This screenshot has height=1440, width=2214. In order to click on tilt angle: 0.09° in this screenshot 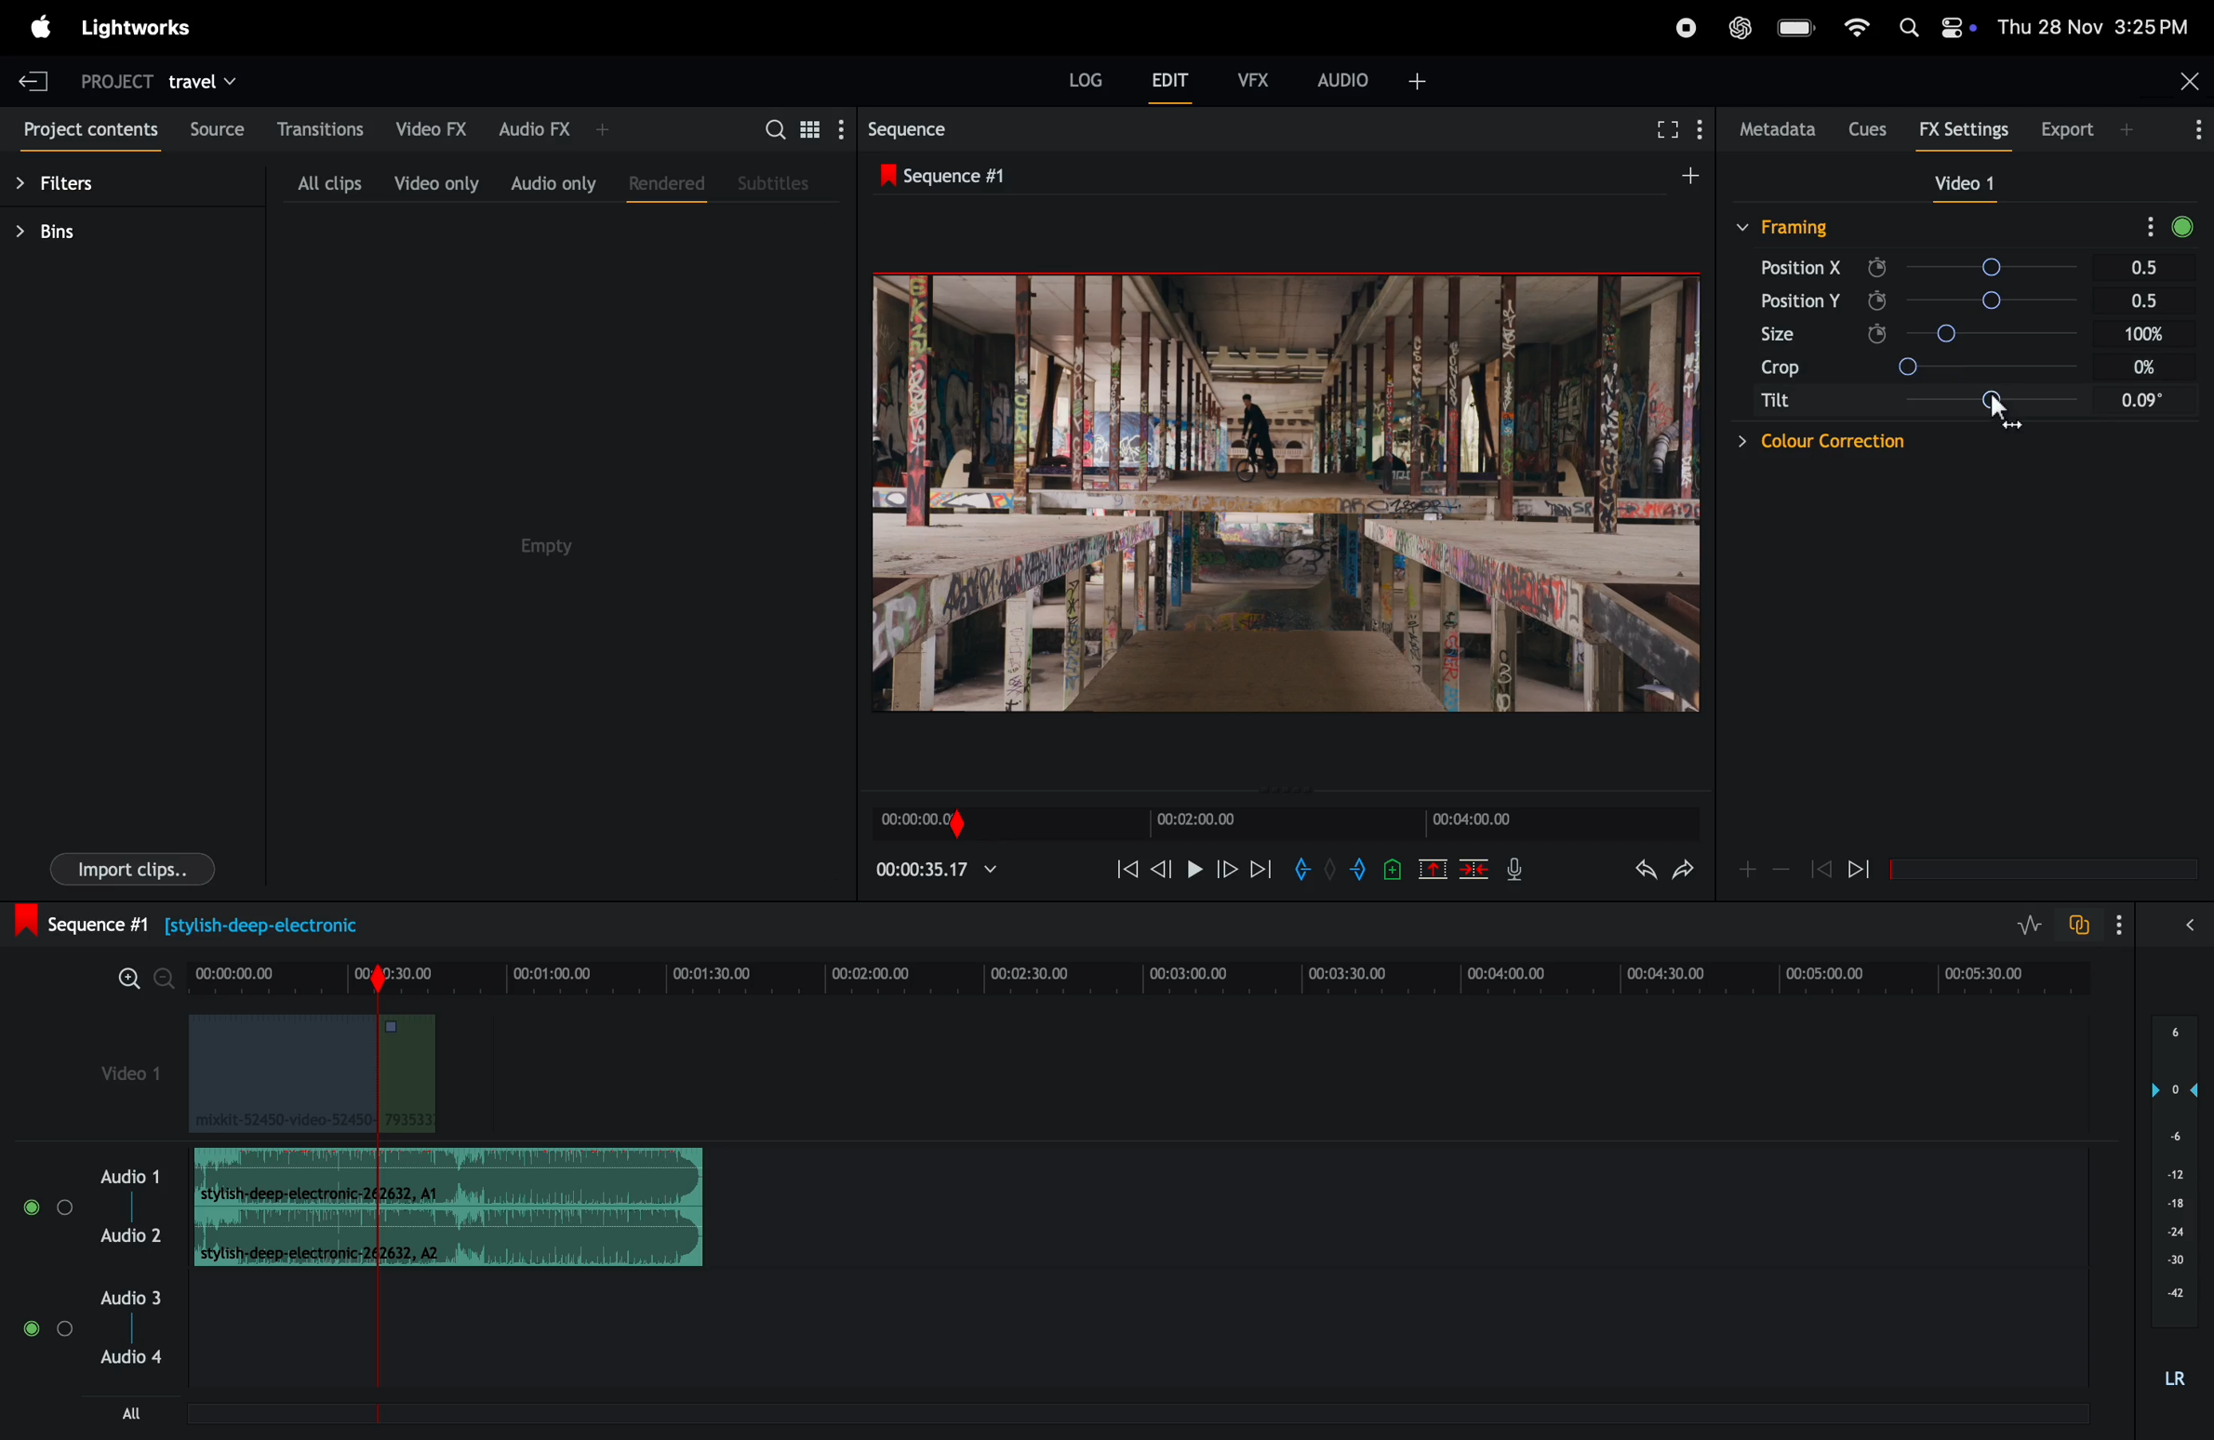, I will do `click(2066, 403)`.